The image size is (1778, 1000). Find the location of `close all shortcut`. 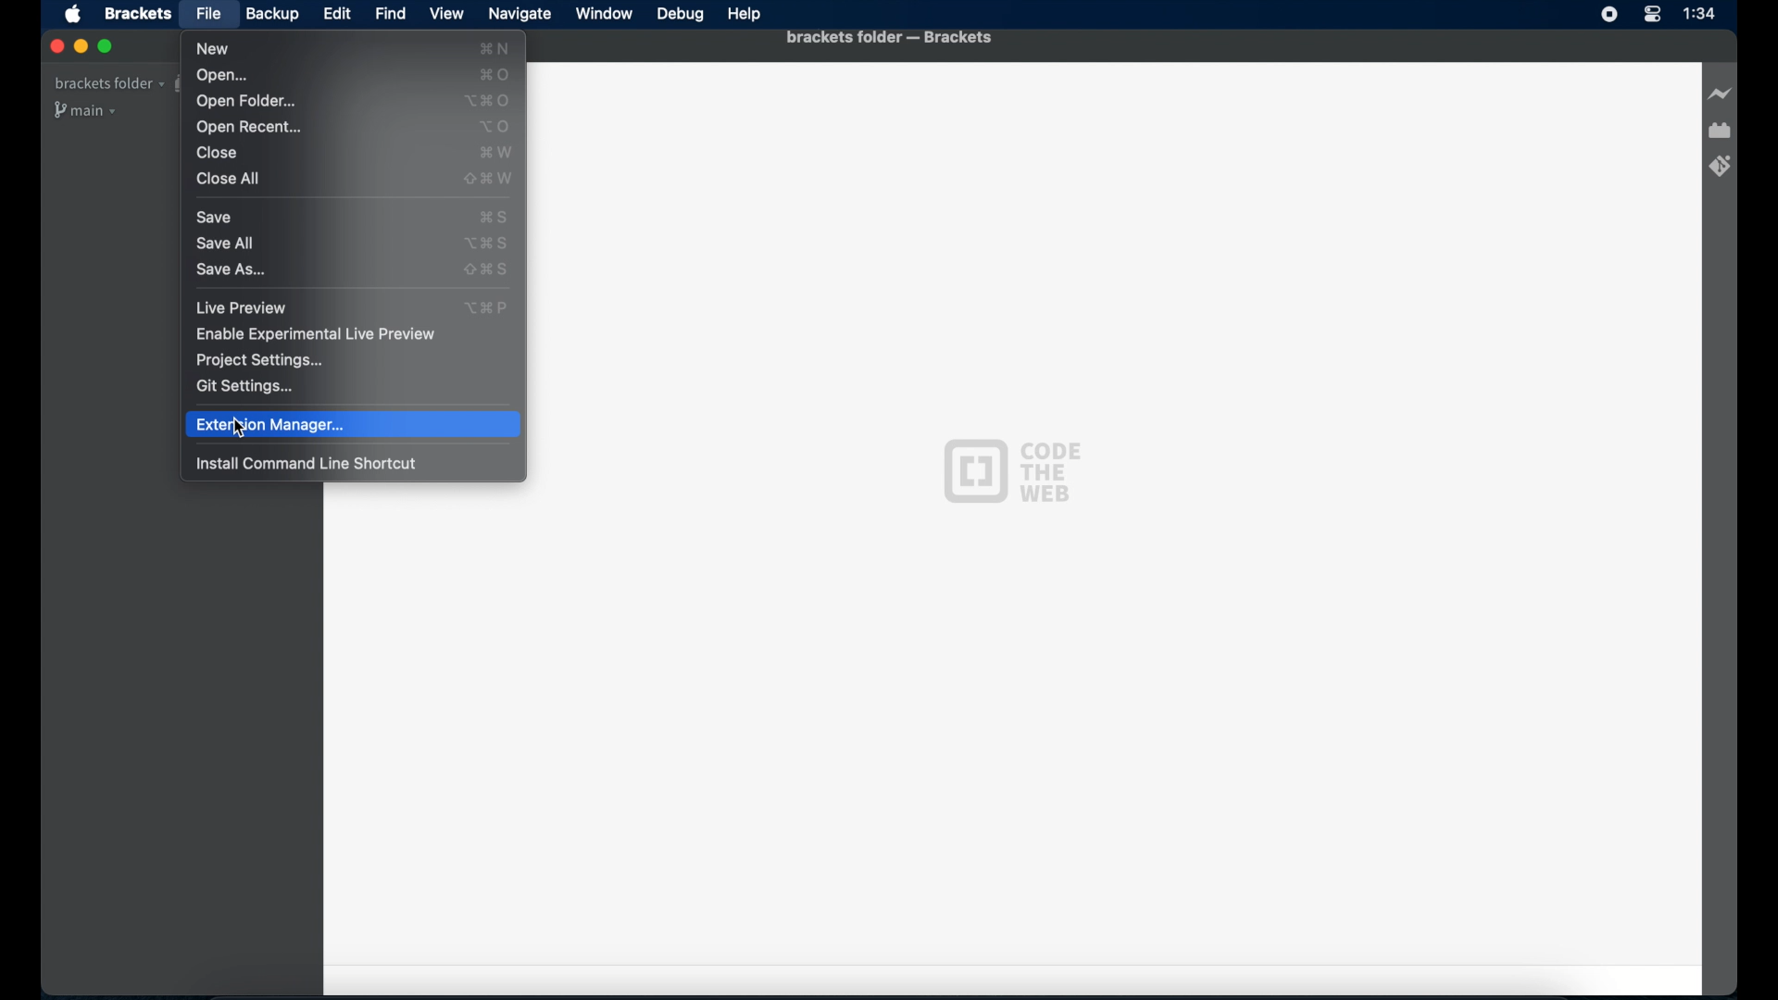

close all shortcut is located at coordinates (490, 178).